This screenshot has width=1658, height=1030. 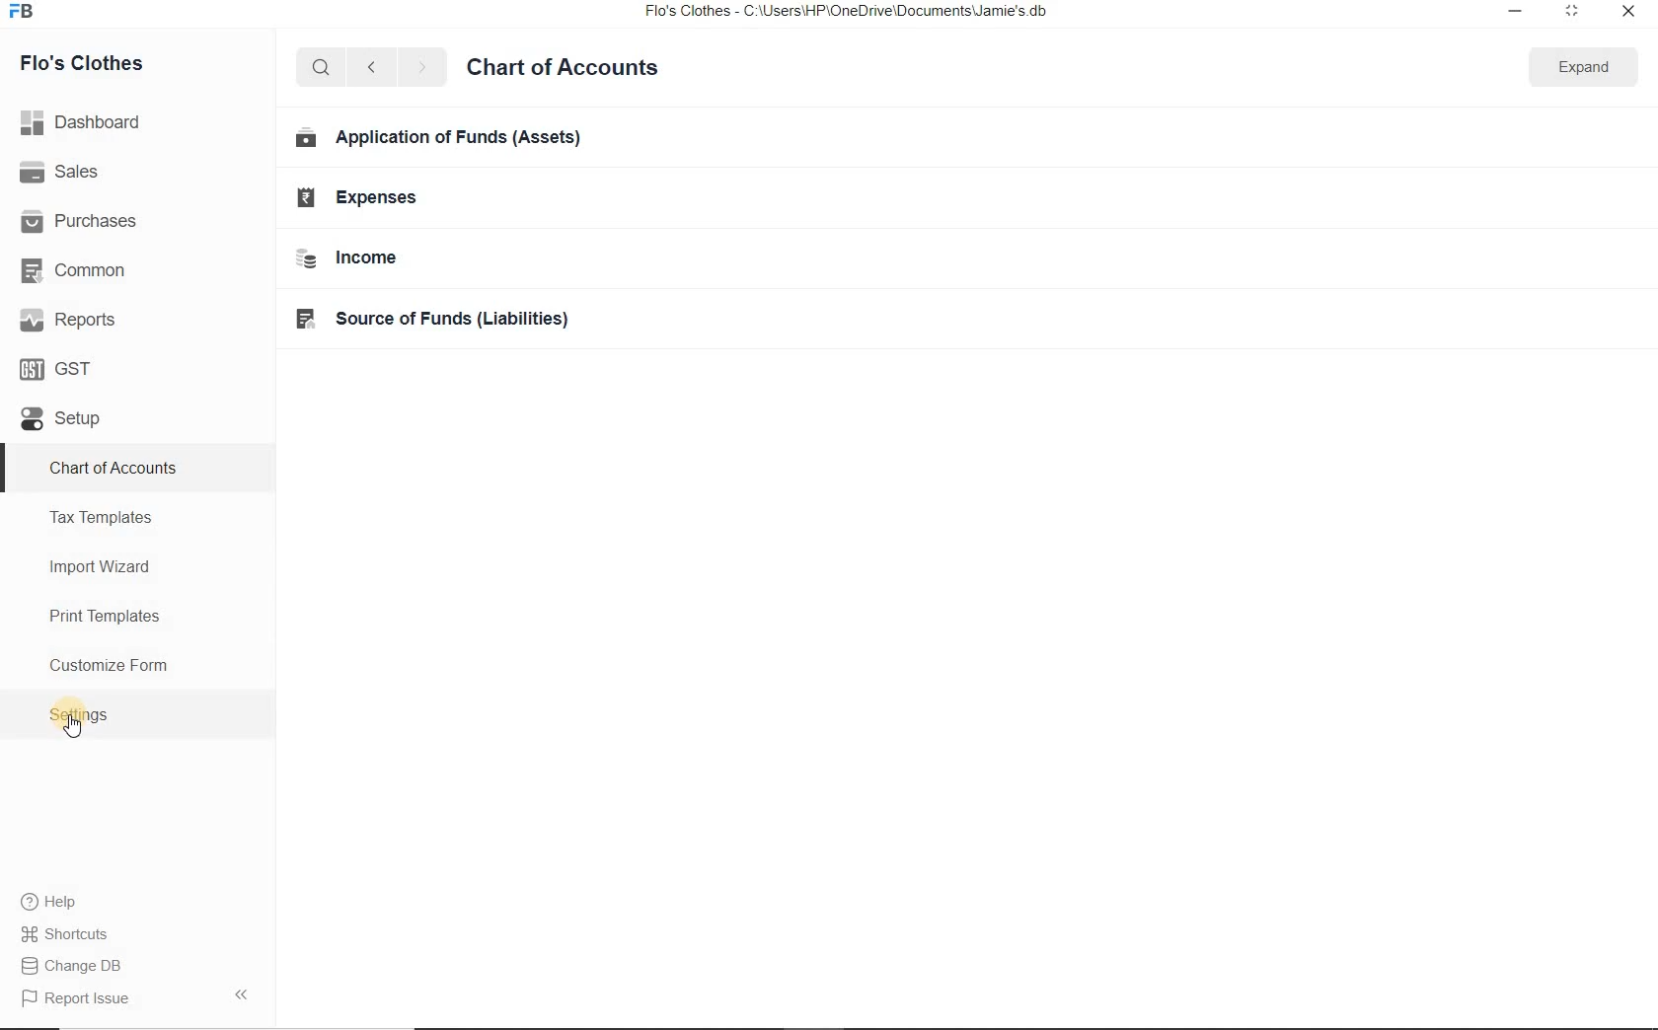 I want to click on icon, so click(x=28, y=17).